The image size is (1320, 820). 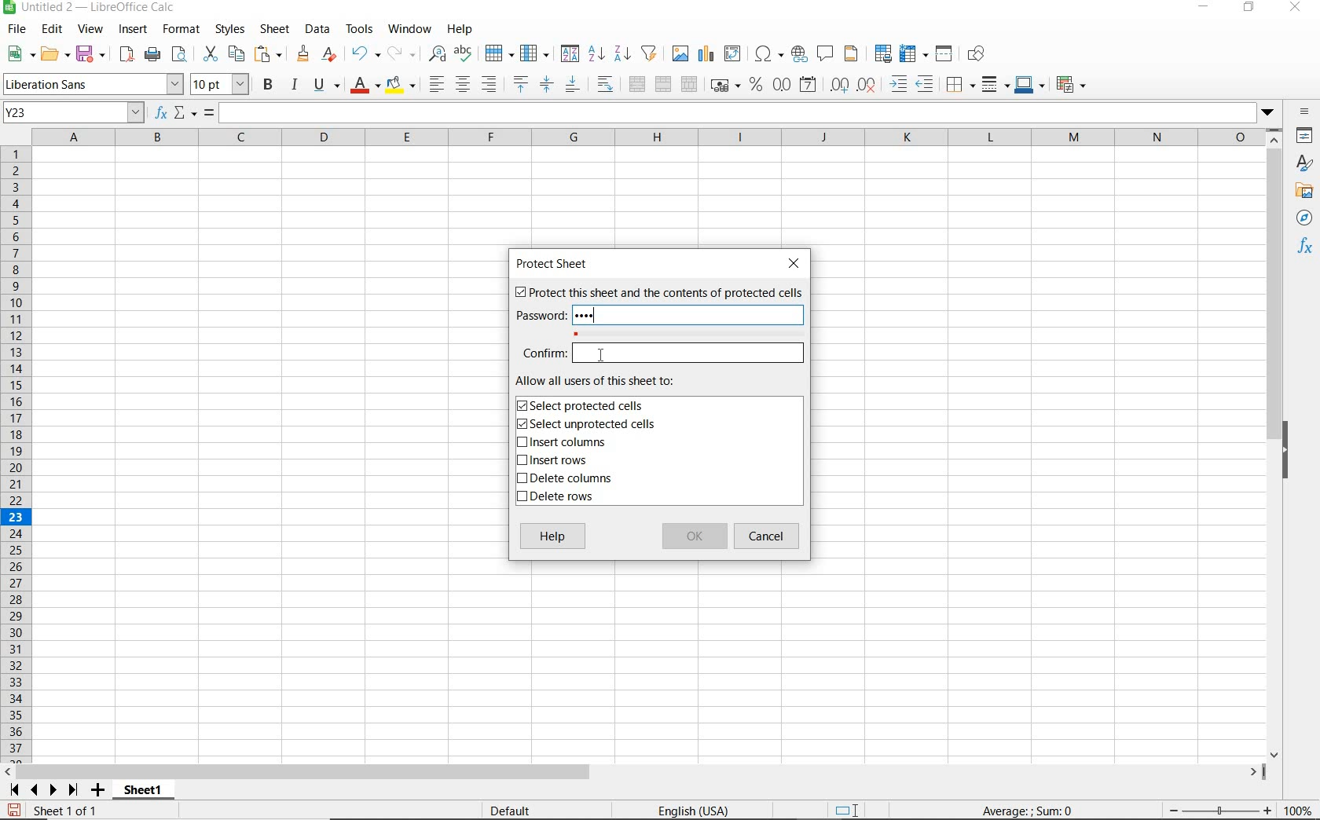 I want to click on FILE NAME, so click(x=92, y=9).